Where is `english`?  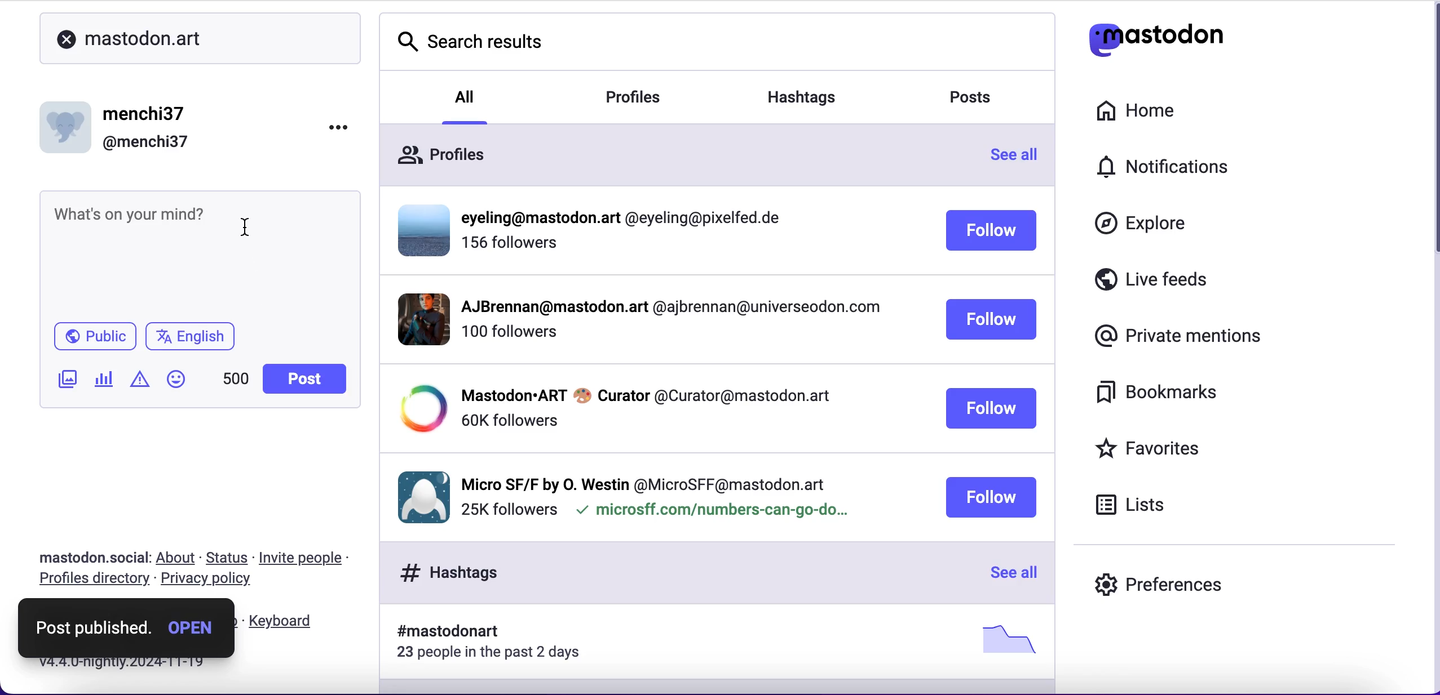
english is located at coordinates (193, 337).